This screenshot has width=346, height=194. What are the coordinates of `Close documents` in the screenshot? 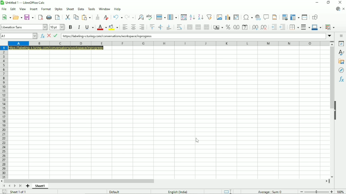 It's located at (343, 9).